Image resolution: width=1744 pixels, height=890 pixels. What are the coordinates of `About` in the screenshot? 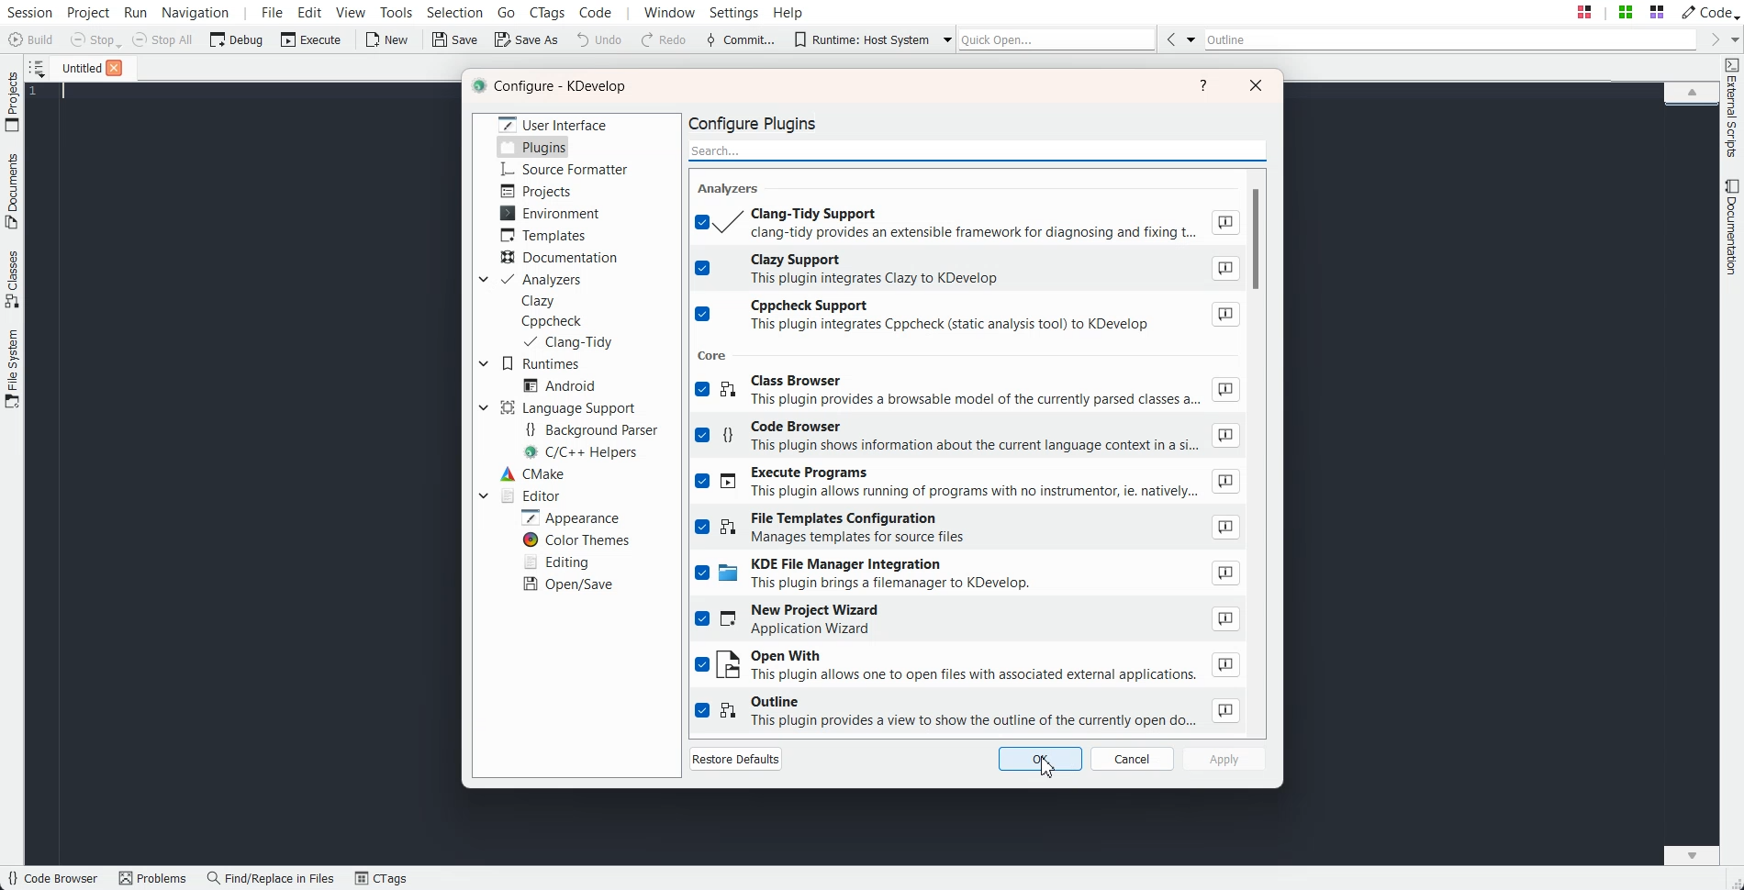 It's located at (1225, 390).